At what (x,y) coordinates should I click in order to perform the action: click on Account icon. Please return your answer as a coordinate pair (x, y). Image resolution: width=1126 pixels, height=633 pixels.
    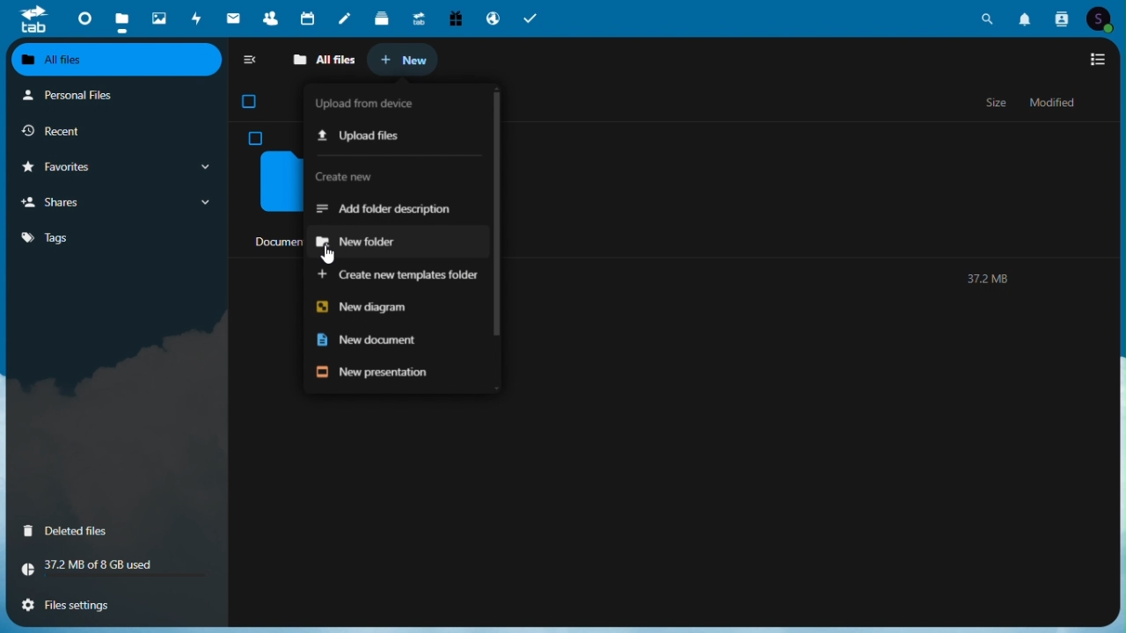
    Looking at the image, I should click on (1104, 18).